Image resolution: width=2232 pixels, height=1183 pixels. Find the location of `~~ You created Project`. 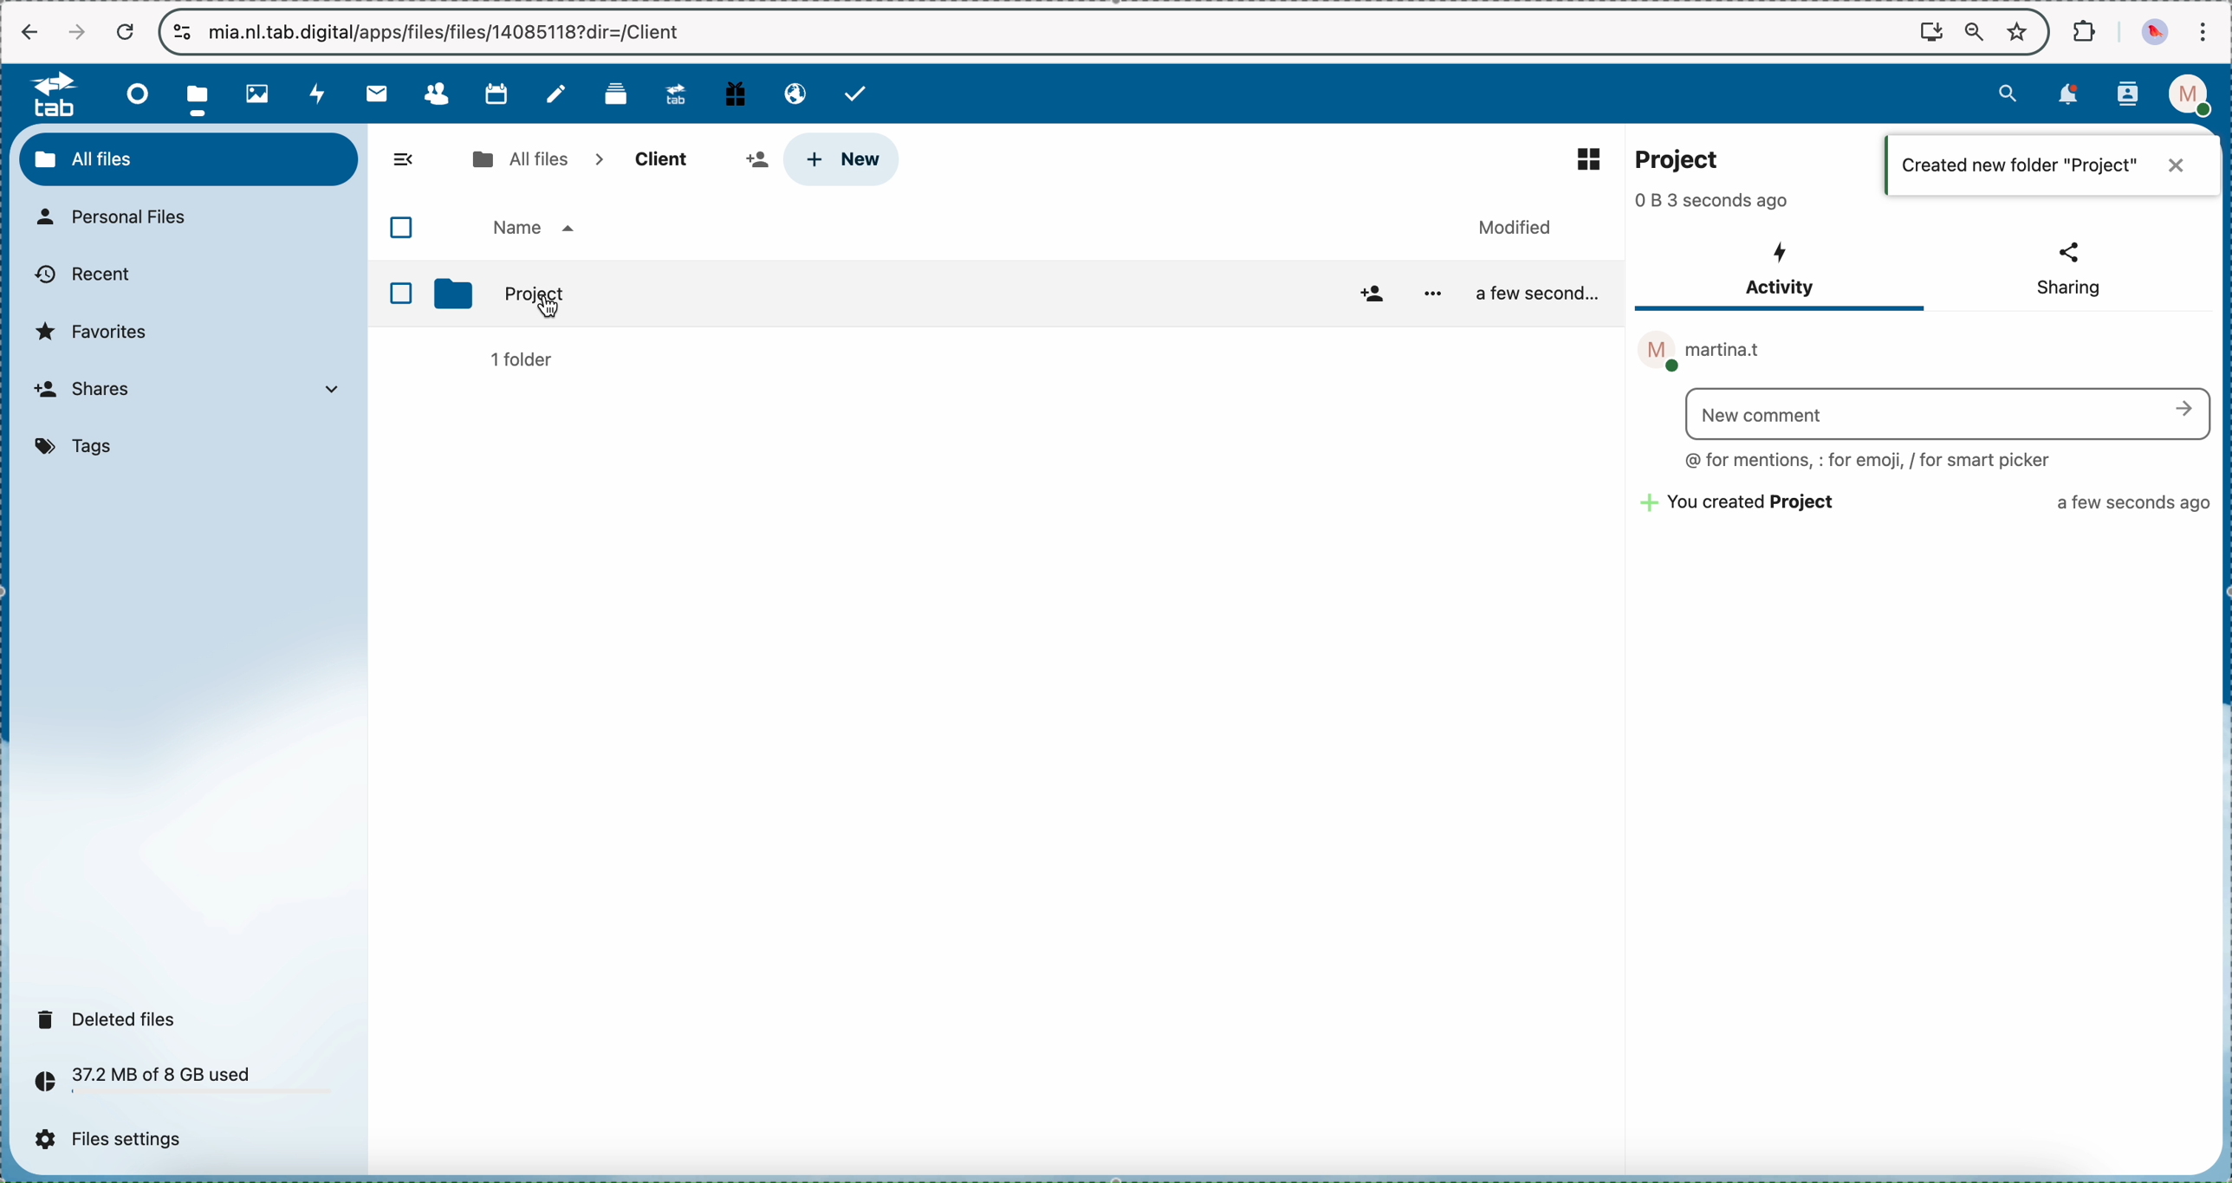

~~ You created Project is located at coordinates (1737, 500).